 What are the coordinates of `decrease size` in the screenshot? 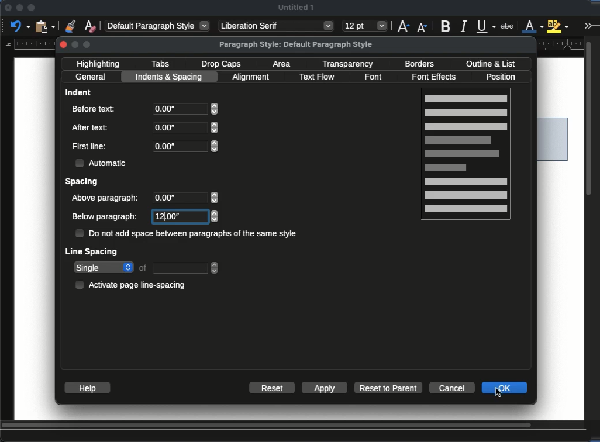 It's located at (423, 26).